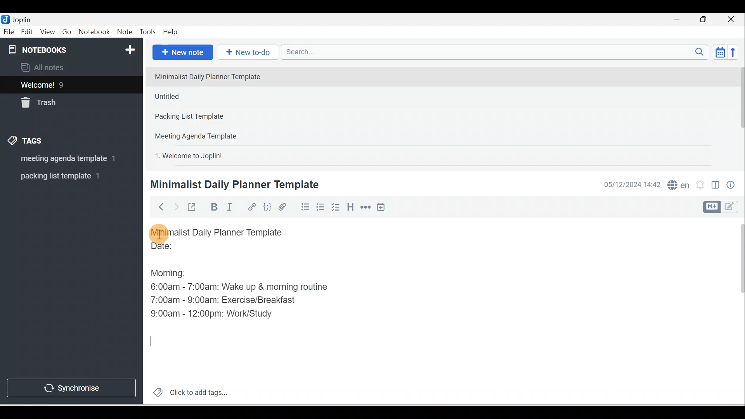 This screenshot has width=745, height=419. Describe the element at coordinates (251, 208) in the screenshot. I see `Hyperlink` at that location.